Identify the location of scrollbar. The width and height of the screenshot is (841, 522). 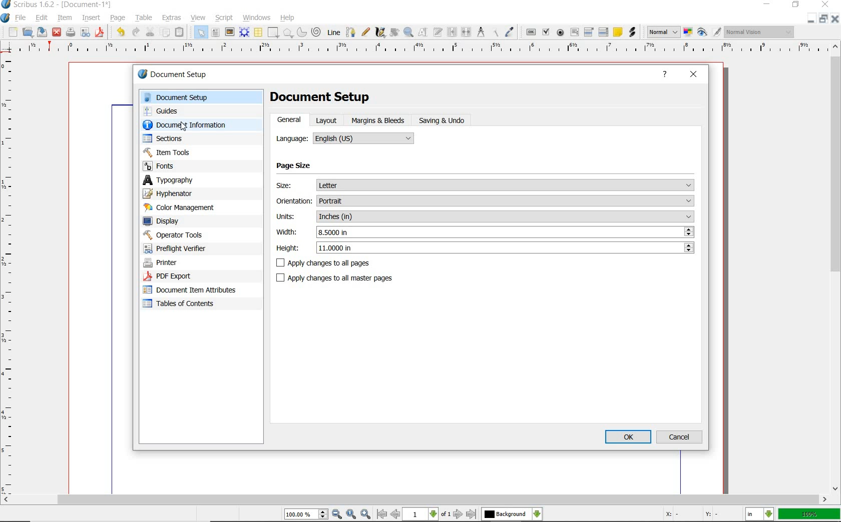
(836, 268).